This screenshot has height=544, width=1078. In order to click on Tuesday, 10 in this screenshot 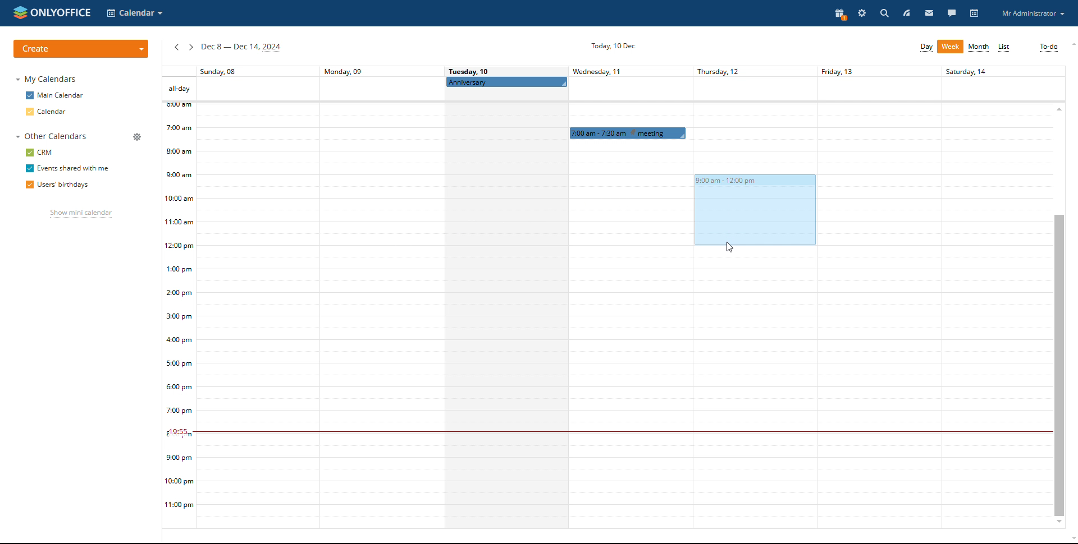, I will do `click(470, 71)`.